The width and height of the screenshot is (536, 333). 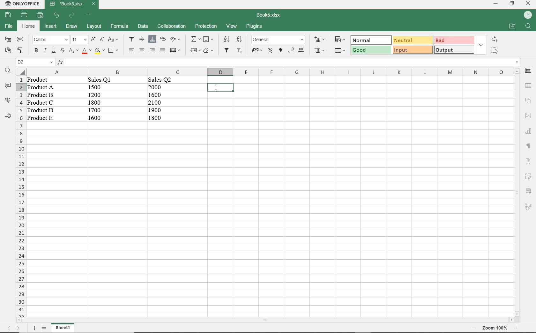 I want to click on sort descending, so click(x=239, y=39).